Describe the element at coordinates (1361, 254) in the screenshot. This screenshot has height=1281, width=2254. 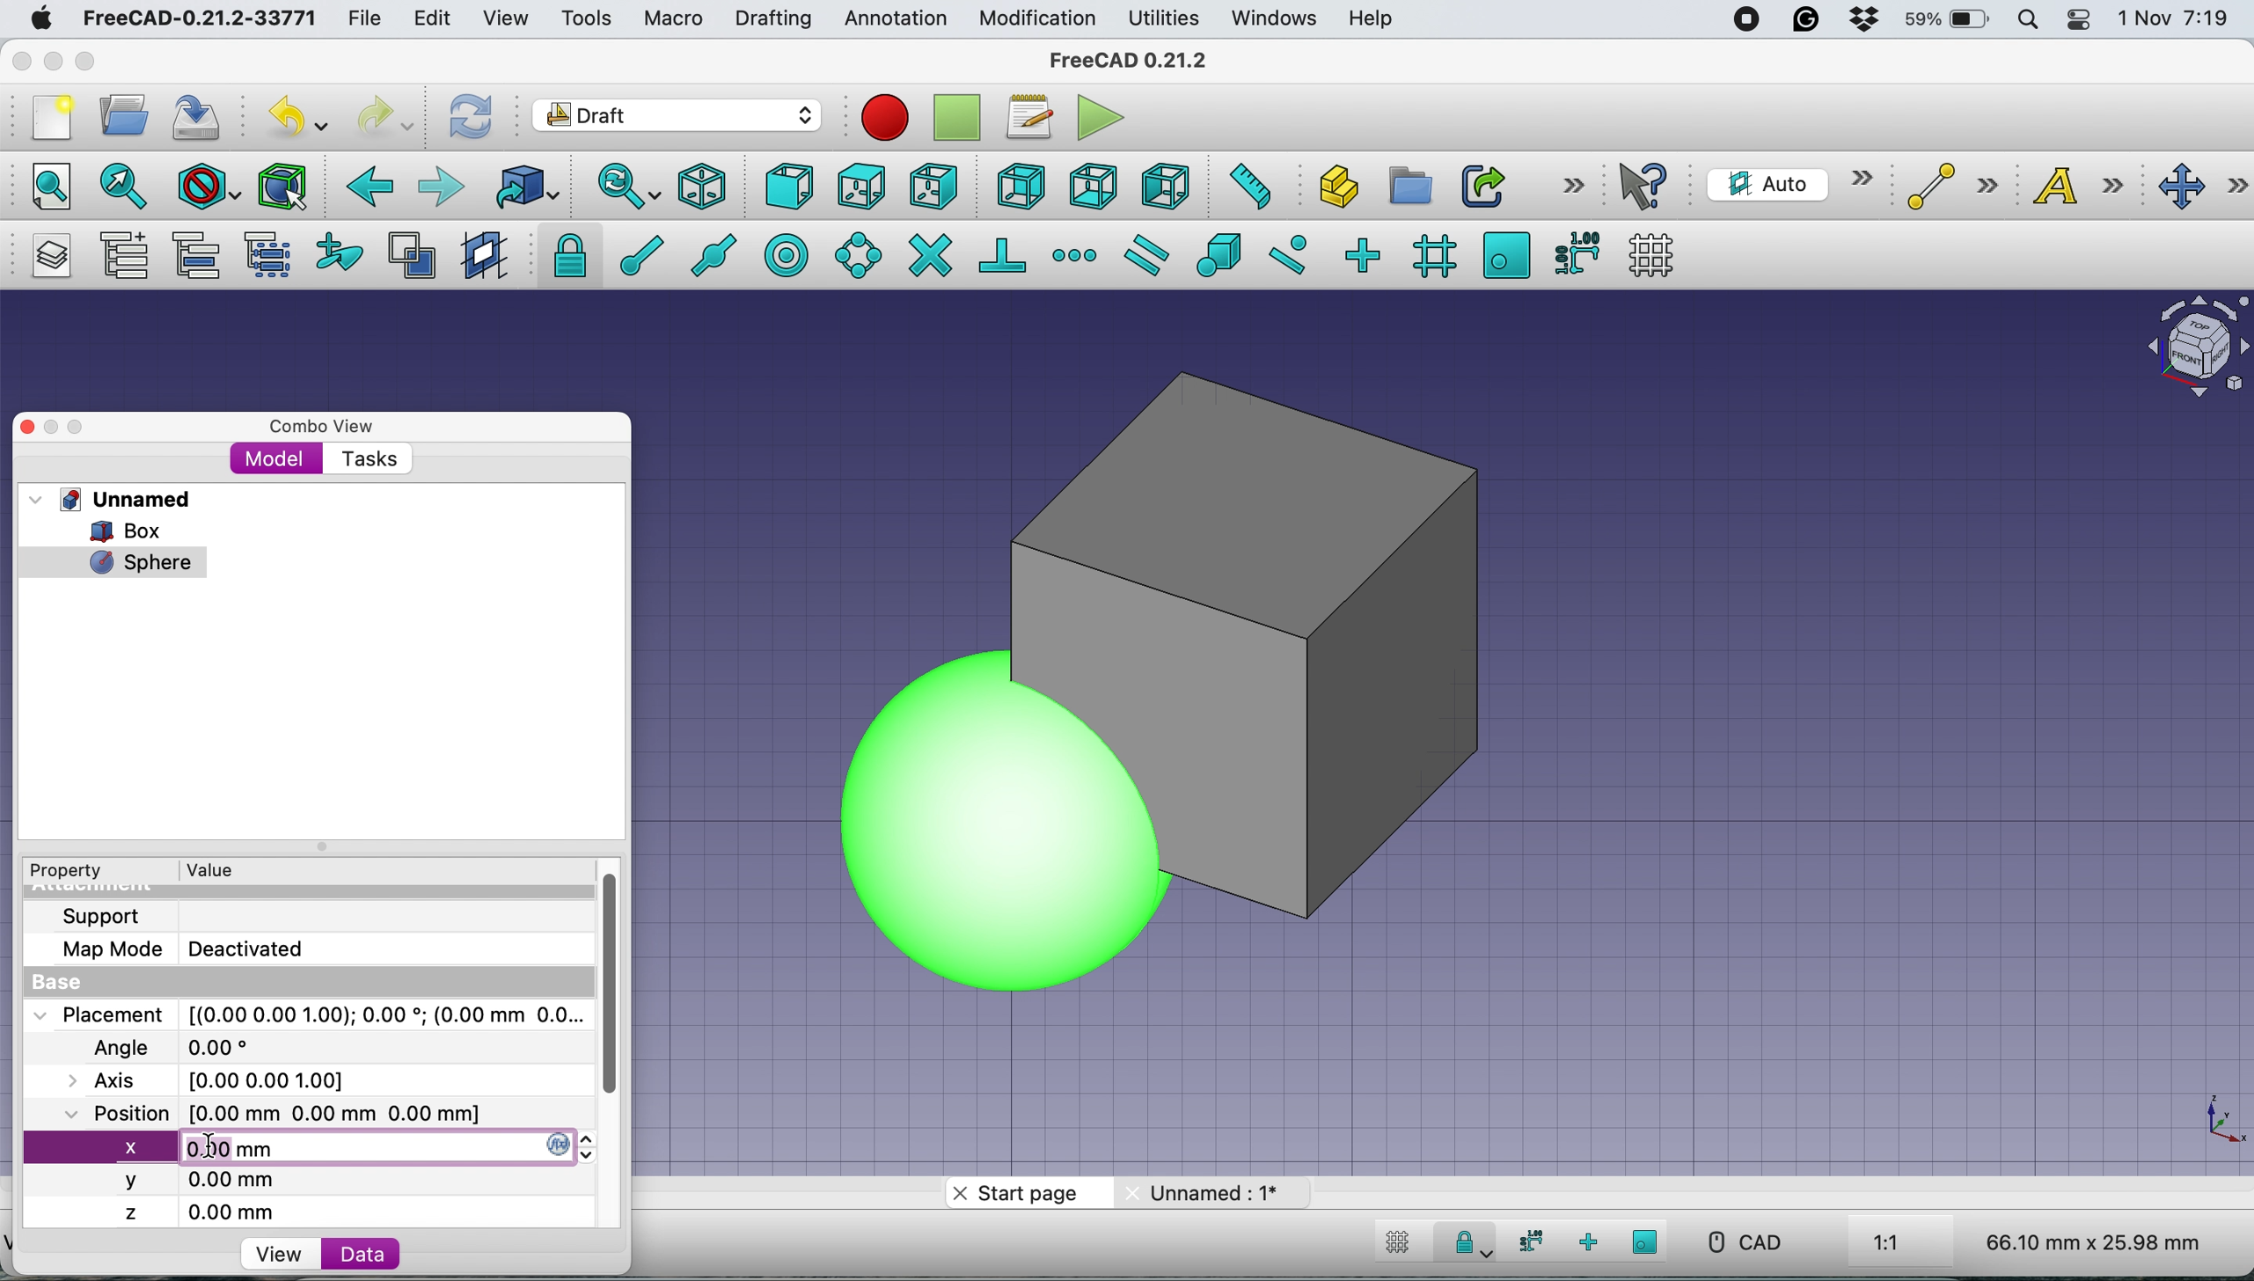
I see `snap ortho` at that location.